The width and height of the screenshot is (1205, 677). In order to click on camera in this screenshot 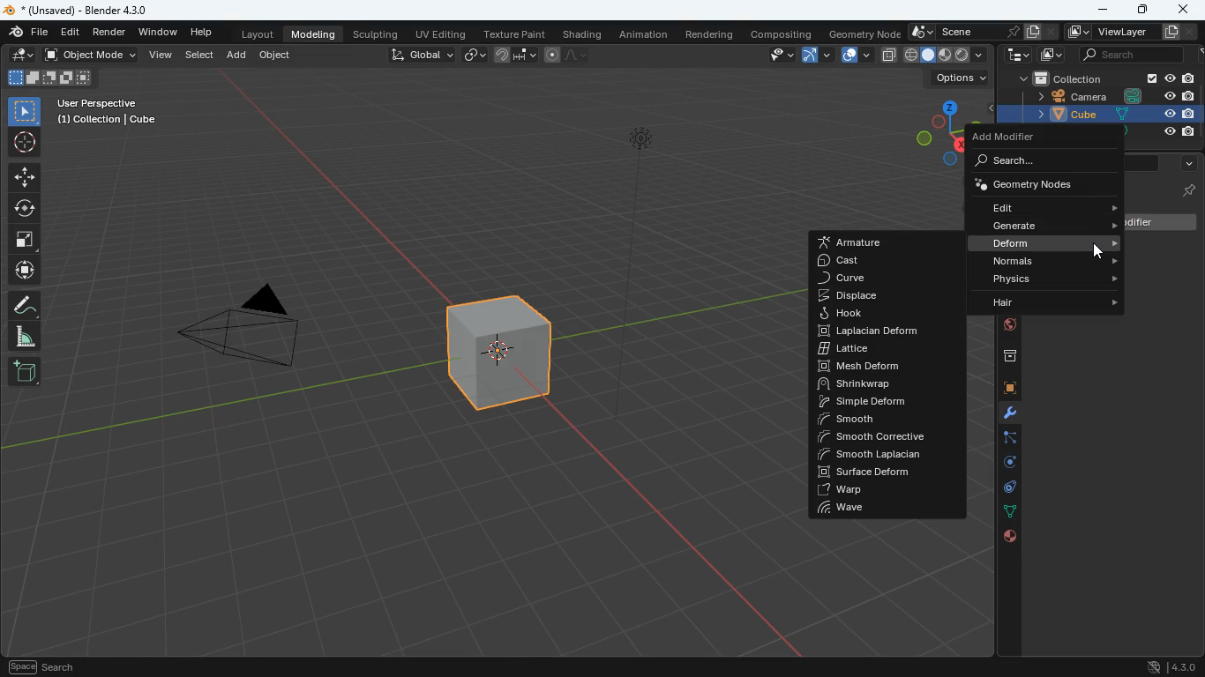, I will do `click(1107, 99)`.